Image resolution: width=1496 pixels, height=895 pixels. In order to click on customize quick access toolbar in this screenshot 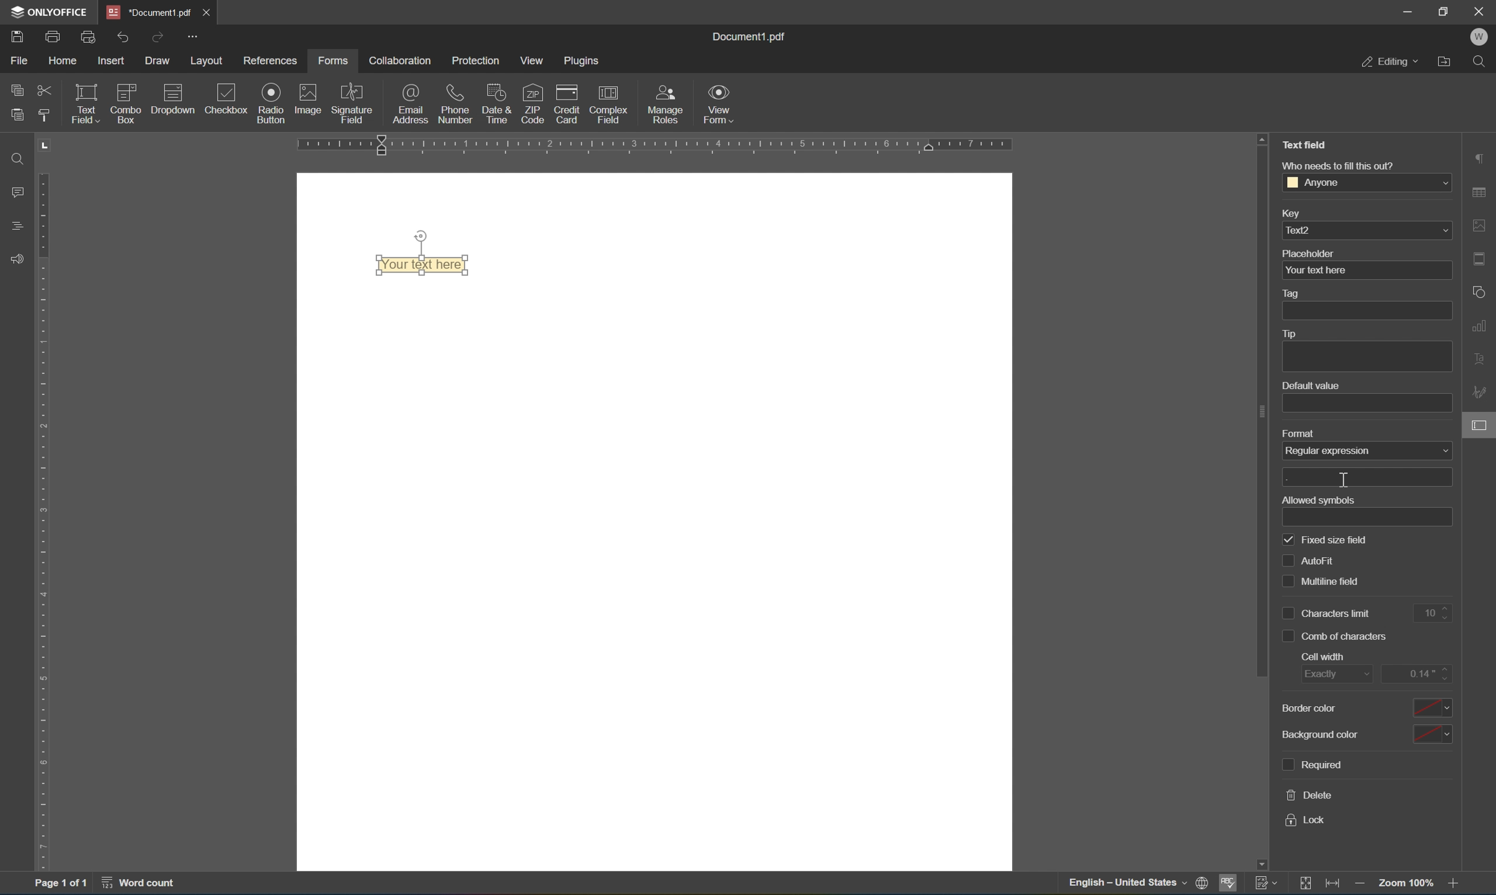, I will do `click(194, 33)`.